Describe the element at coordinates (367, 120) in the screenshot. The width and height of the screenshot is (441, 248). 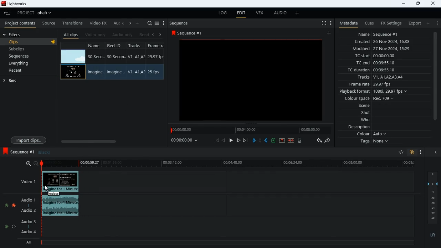
I see `who` at that location.